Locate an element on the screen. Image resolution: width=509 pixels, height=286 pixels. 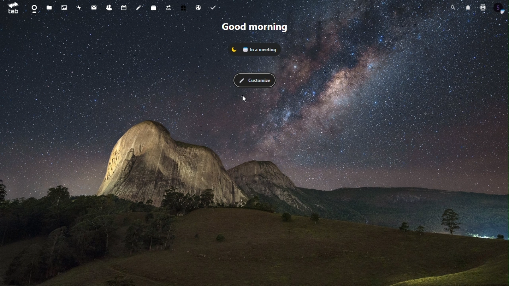
note is located at coordinates (139, 7).